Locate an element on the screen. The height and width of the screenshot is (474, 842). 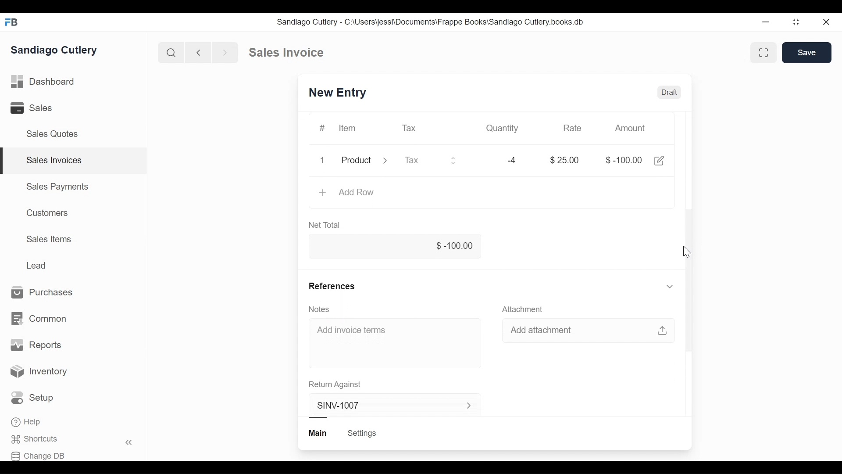
# is located at coordinates (321, 128).